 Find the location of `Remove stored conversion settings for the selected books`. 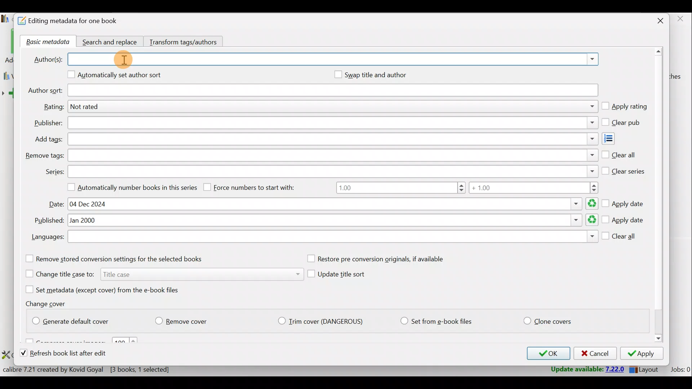

Remove stored conversion settings for the selected books is located at coordinates (124, 259).